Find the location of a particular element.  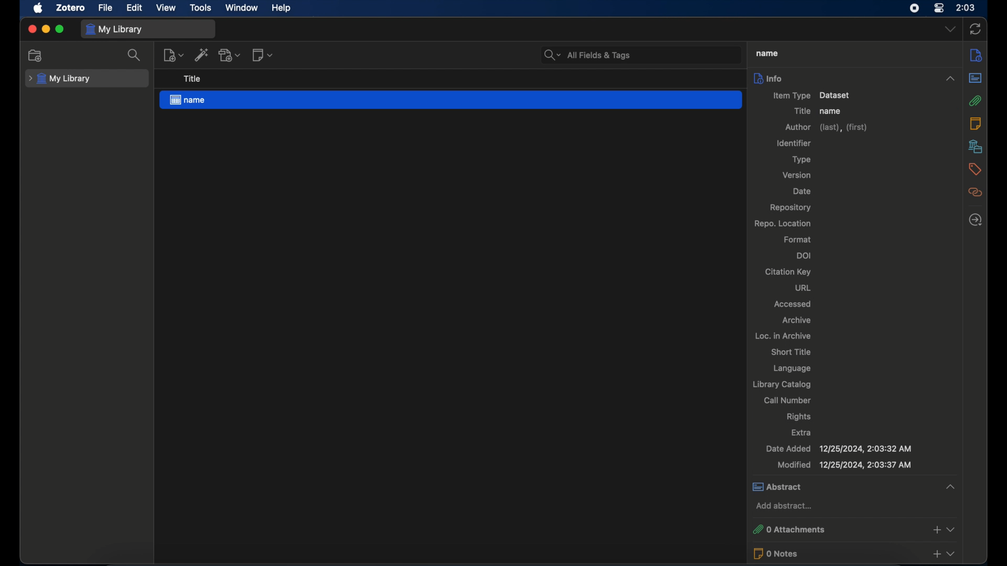

info is located at coordinates (854, 78).